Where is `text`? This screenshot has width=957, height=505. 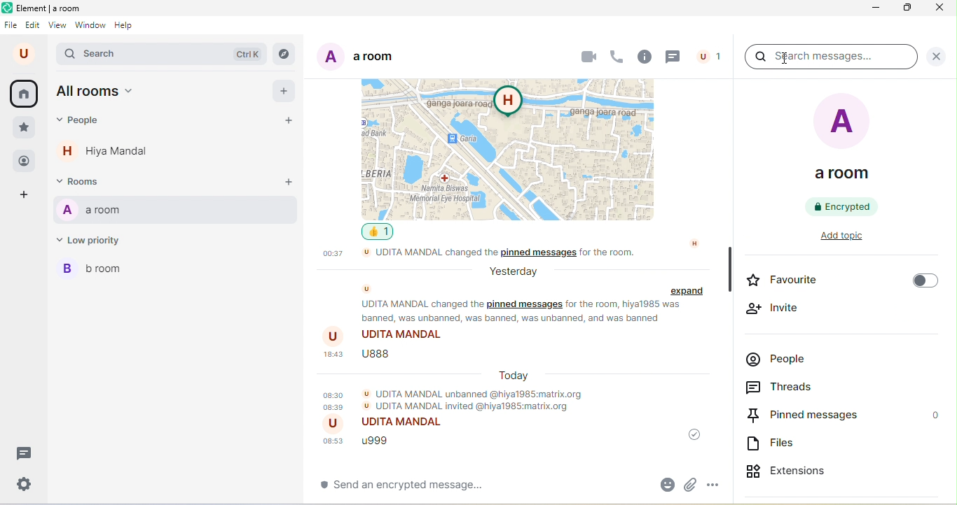
text is located at coordinates (524, 312).